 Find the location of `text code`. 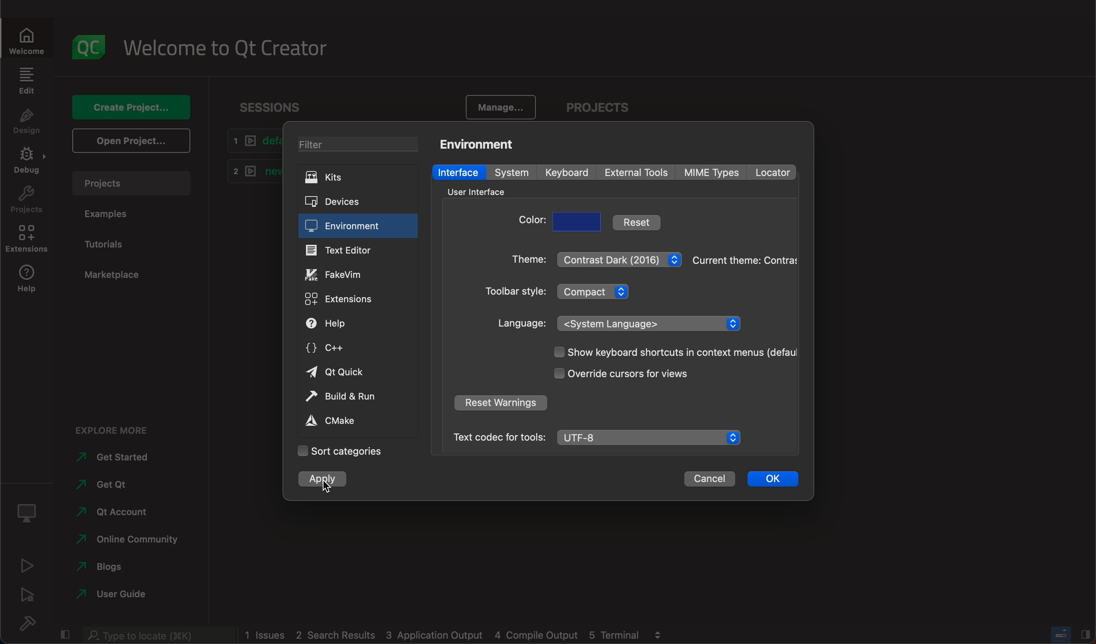

text code is located at coordinates (498, 437).